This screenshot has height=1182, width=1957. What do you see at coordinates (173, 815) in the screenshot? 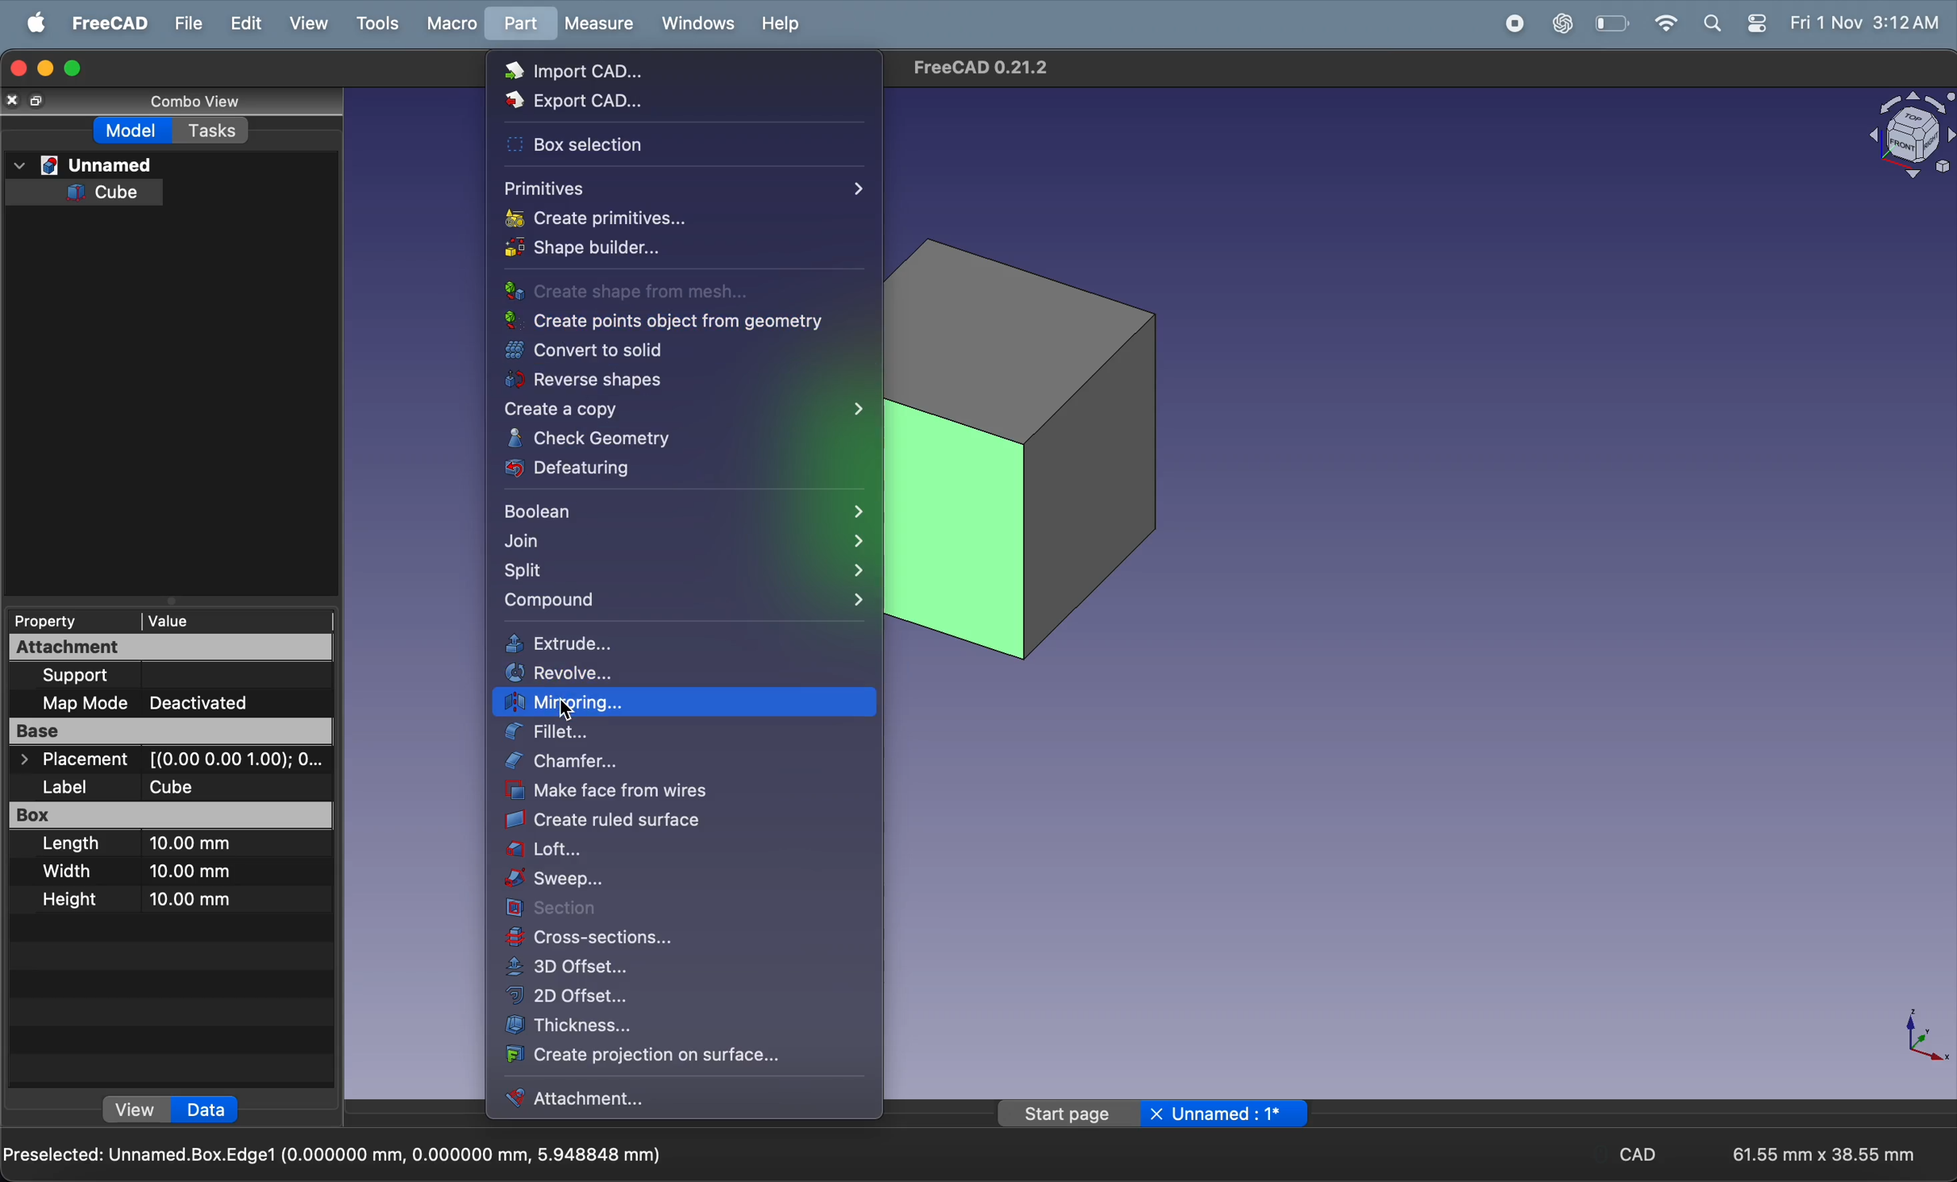
I see `Box` at bounding box center [173, 815].